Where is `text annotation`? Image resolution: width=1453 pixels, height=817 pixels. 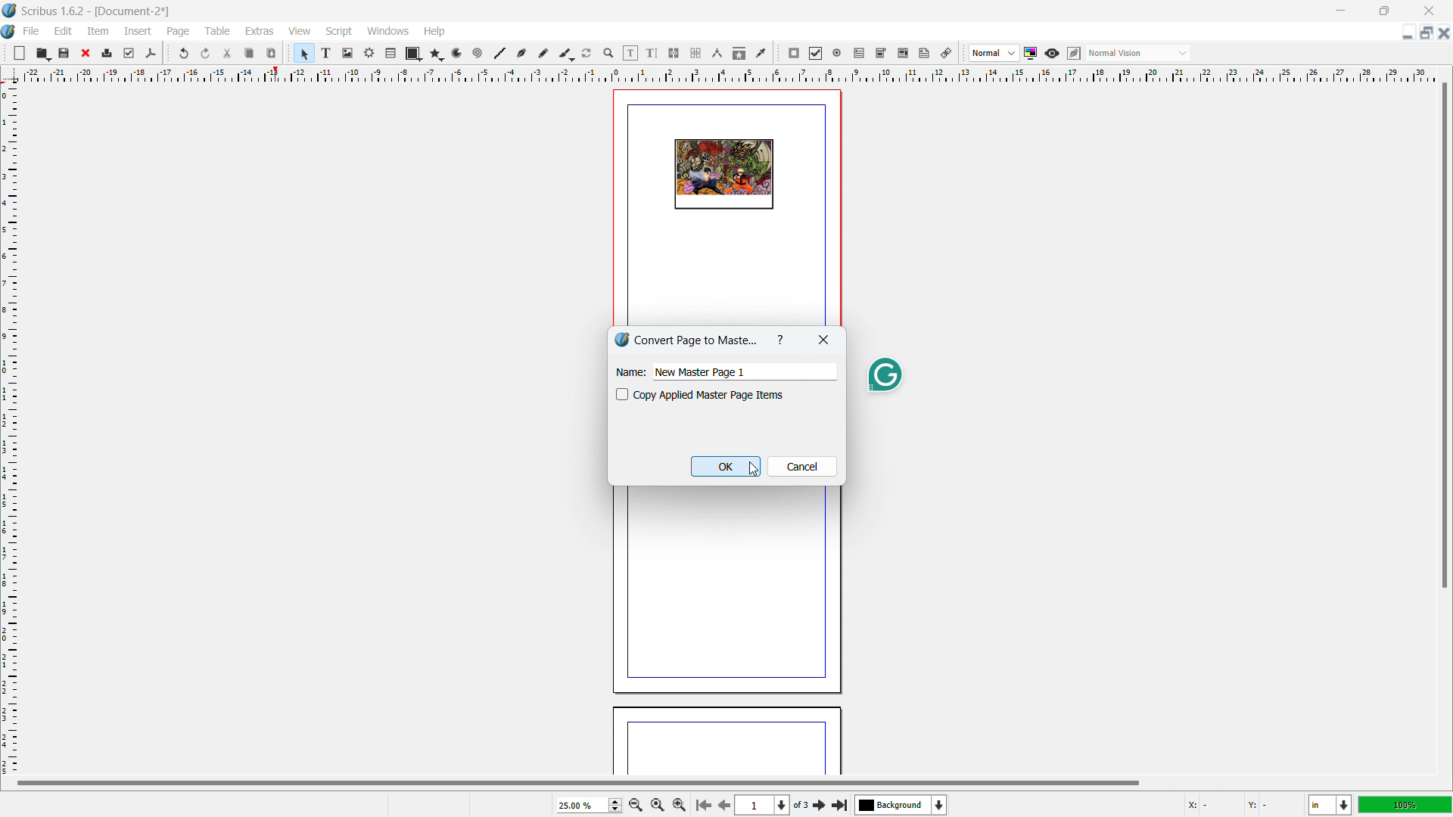 text annotation is located at coordinates (925, 54).